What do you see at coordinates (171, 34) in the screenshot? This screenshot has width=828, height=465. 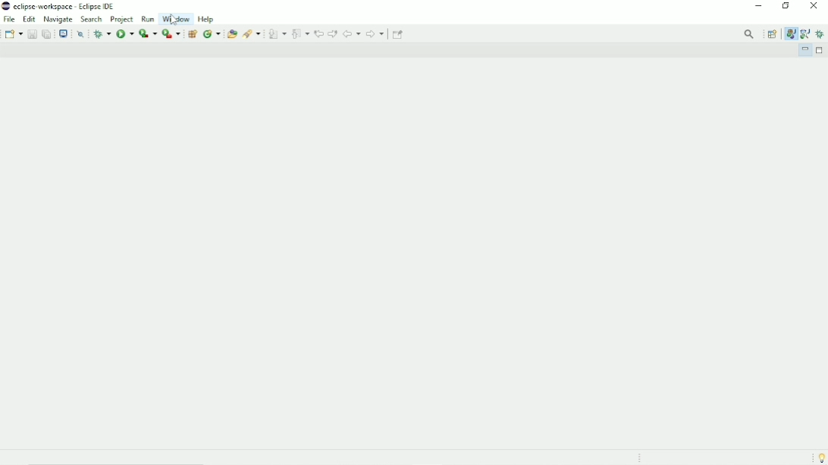 I see `Run last tool` at bounding box center [171, 34].